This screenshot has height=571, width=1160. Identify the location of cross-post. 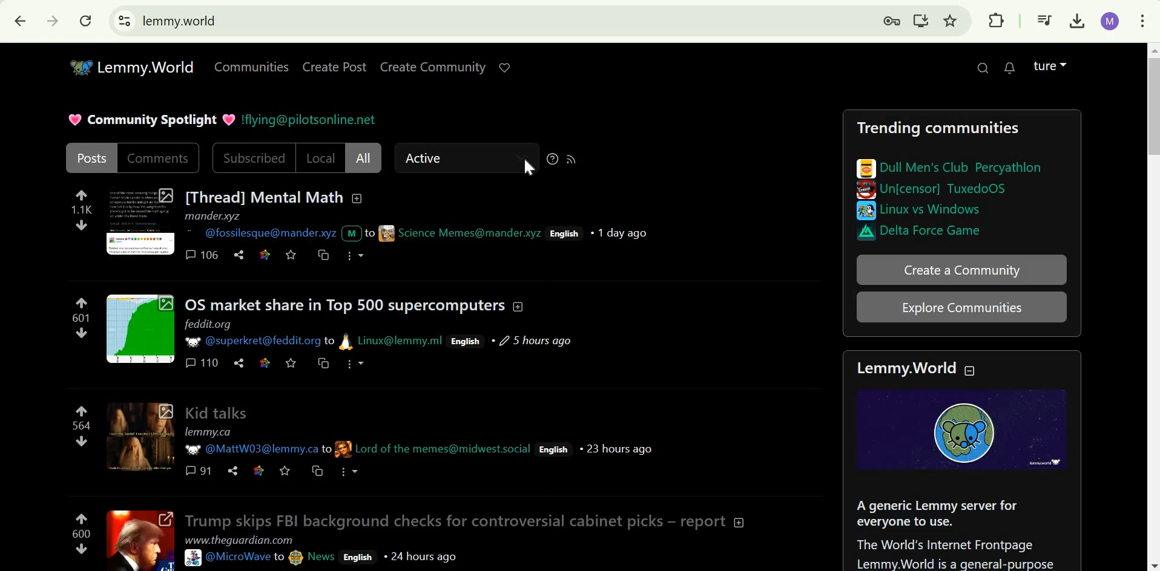
(318, 472).